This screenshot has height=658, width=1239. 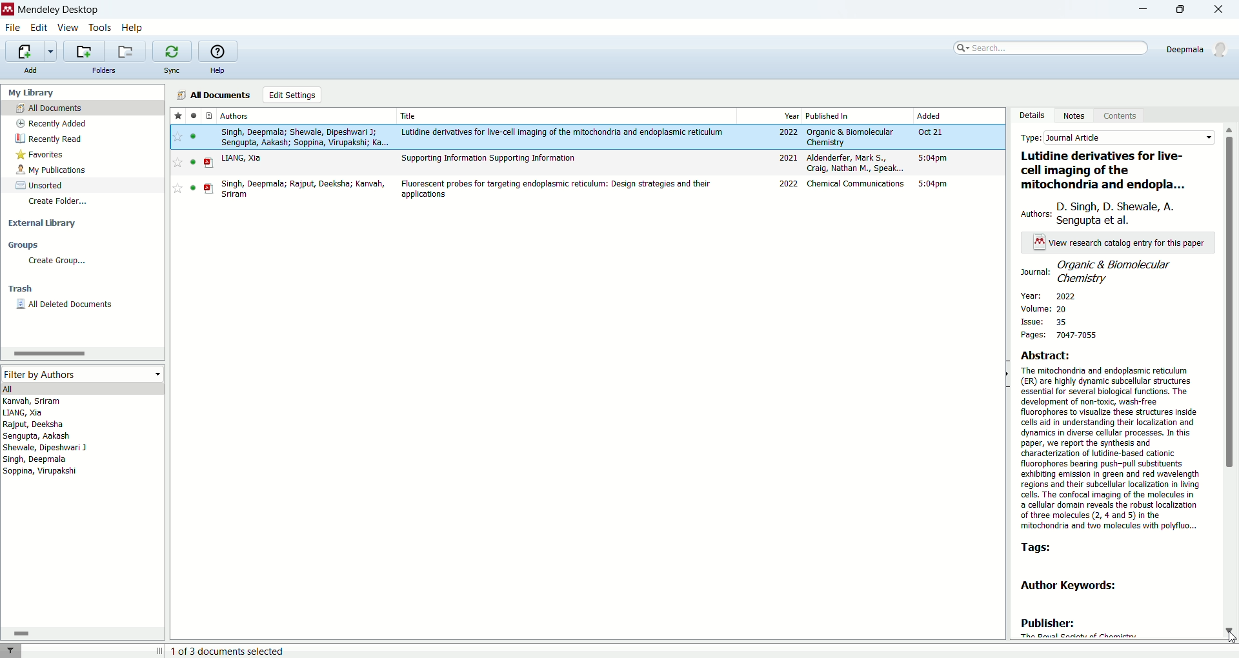 I want to click on singh, deepmala, so click(x=36, y=459).